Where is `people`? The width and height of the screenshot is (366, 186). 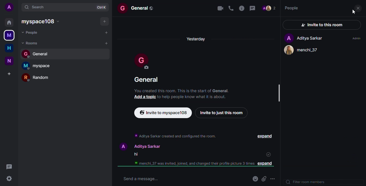
people is located at coordinates (270, 9).